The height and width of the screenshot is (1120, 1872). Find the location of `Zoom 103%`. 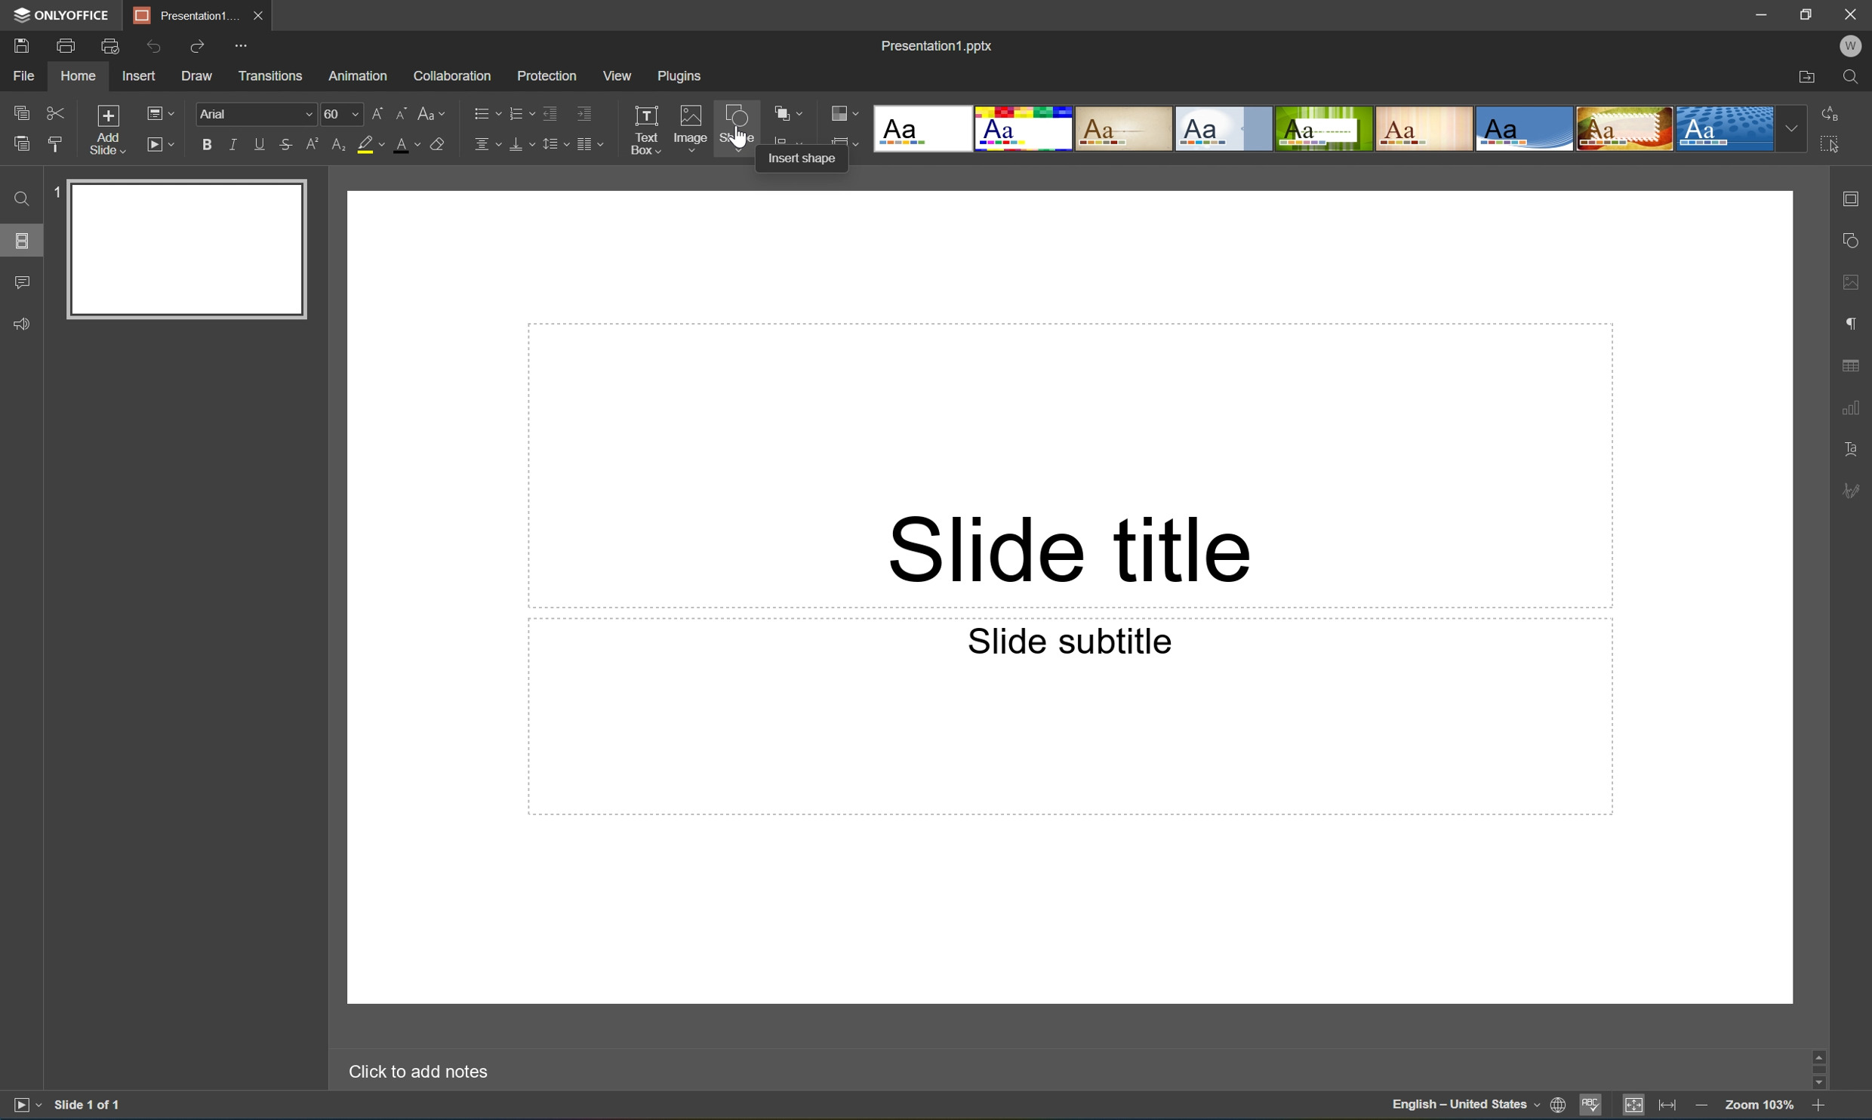

Zoom 103% is located at coordinates (1759, 1105).